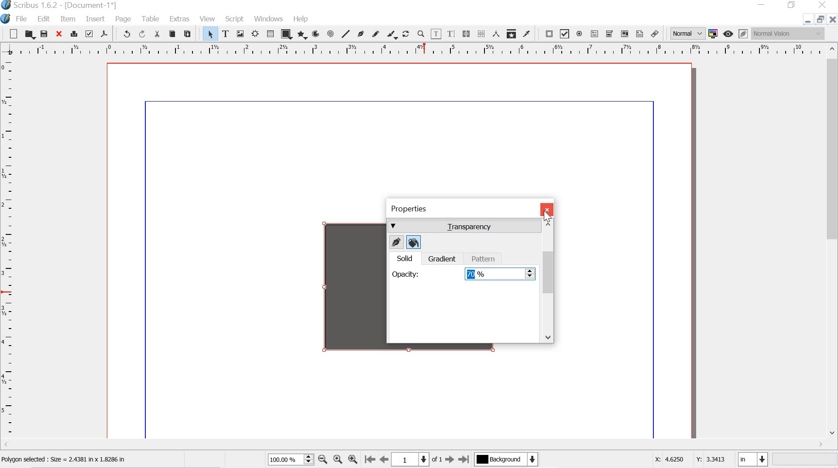 The image size is (838, 468). Describe the element at coordinates (414, 243) in the screenshot. I see `edit fill color properties` at that location.